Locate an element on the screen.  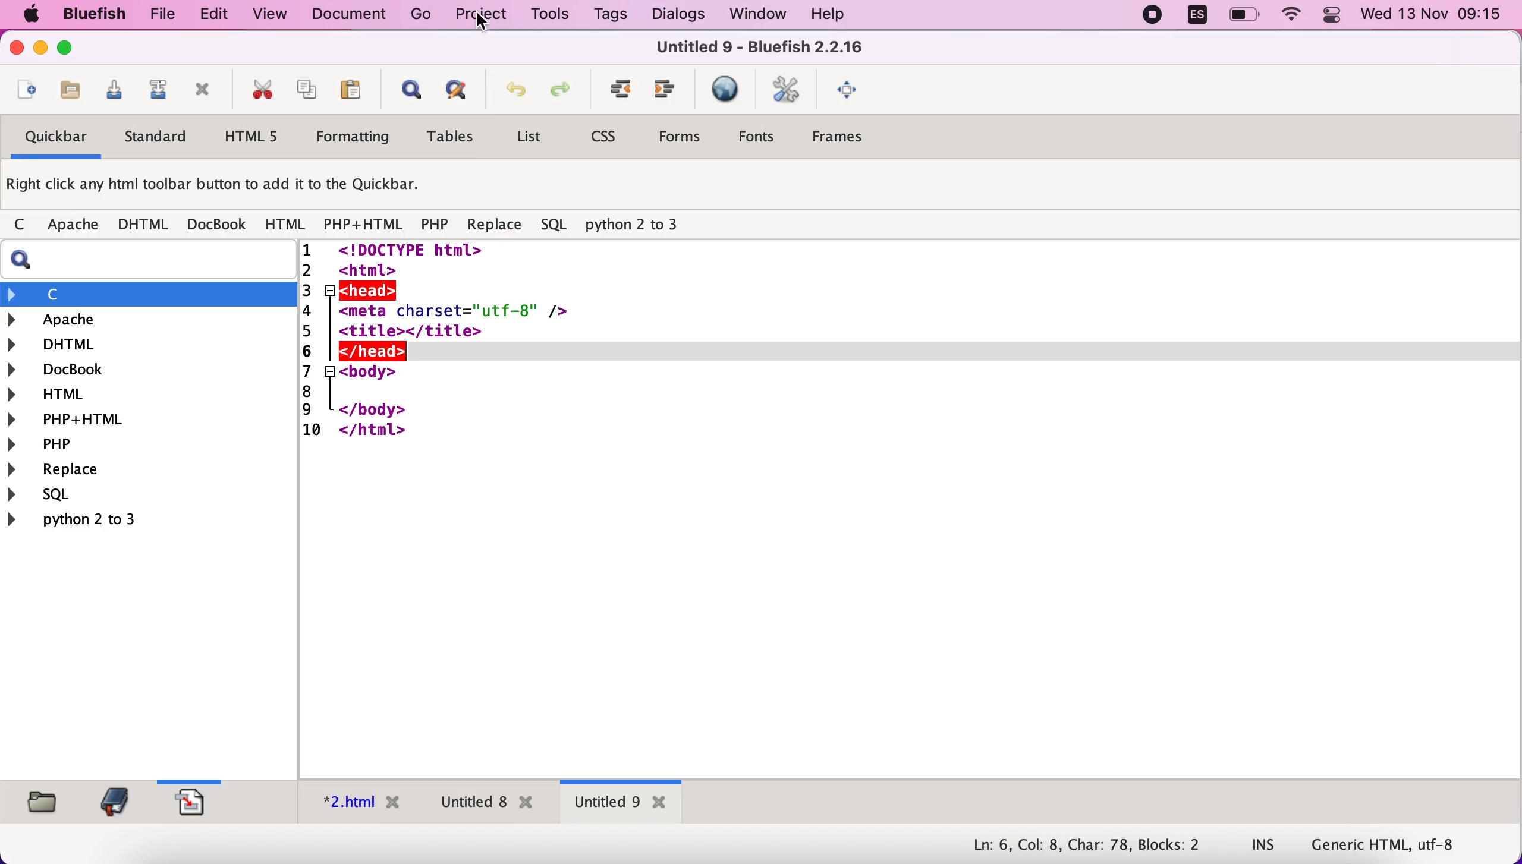
title is located at coordinates (758, 50).